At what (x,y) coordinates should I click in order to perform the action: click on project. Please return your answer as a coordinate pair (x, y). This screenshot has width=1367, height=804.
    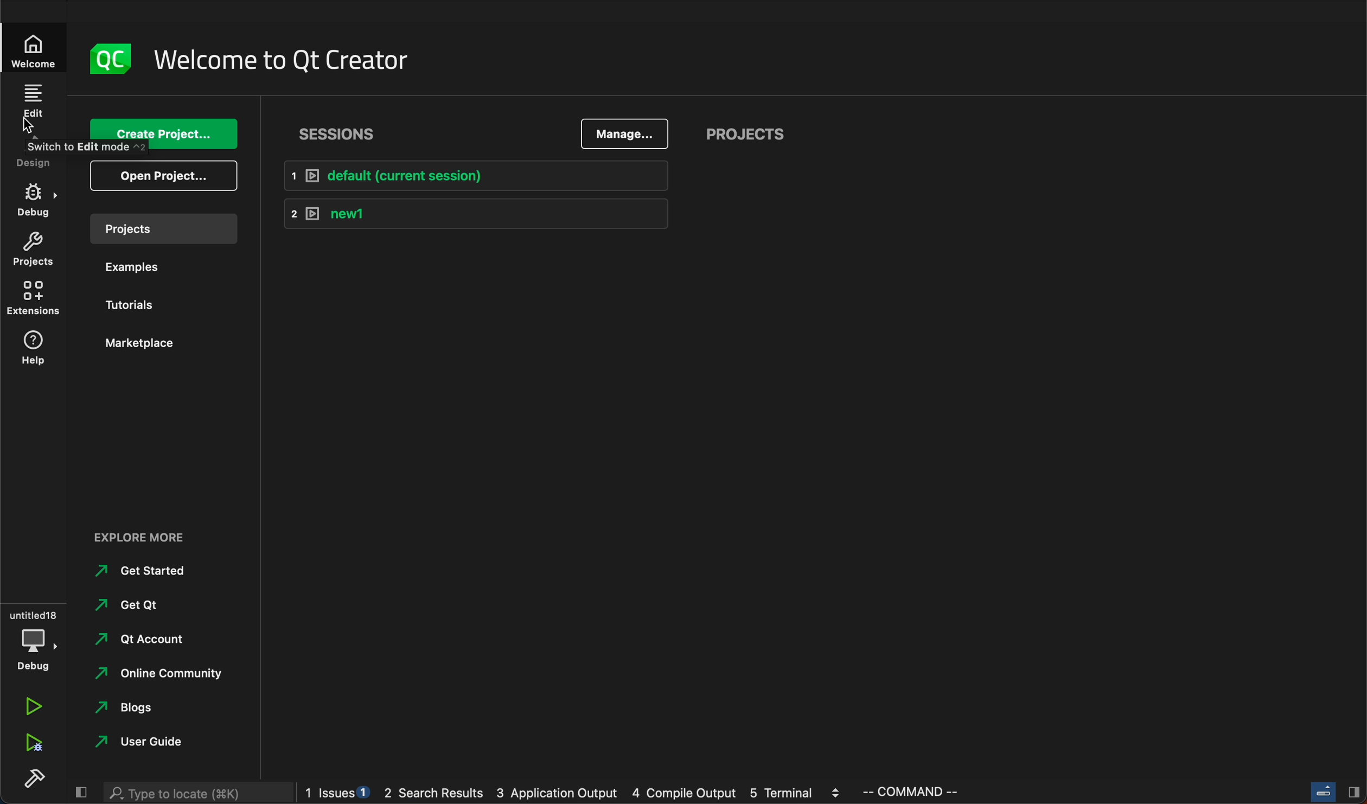
    Looking at the image, I should click on (162, 228).